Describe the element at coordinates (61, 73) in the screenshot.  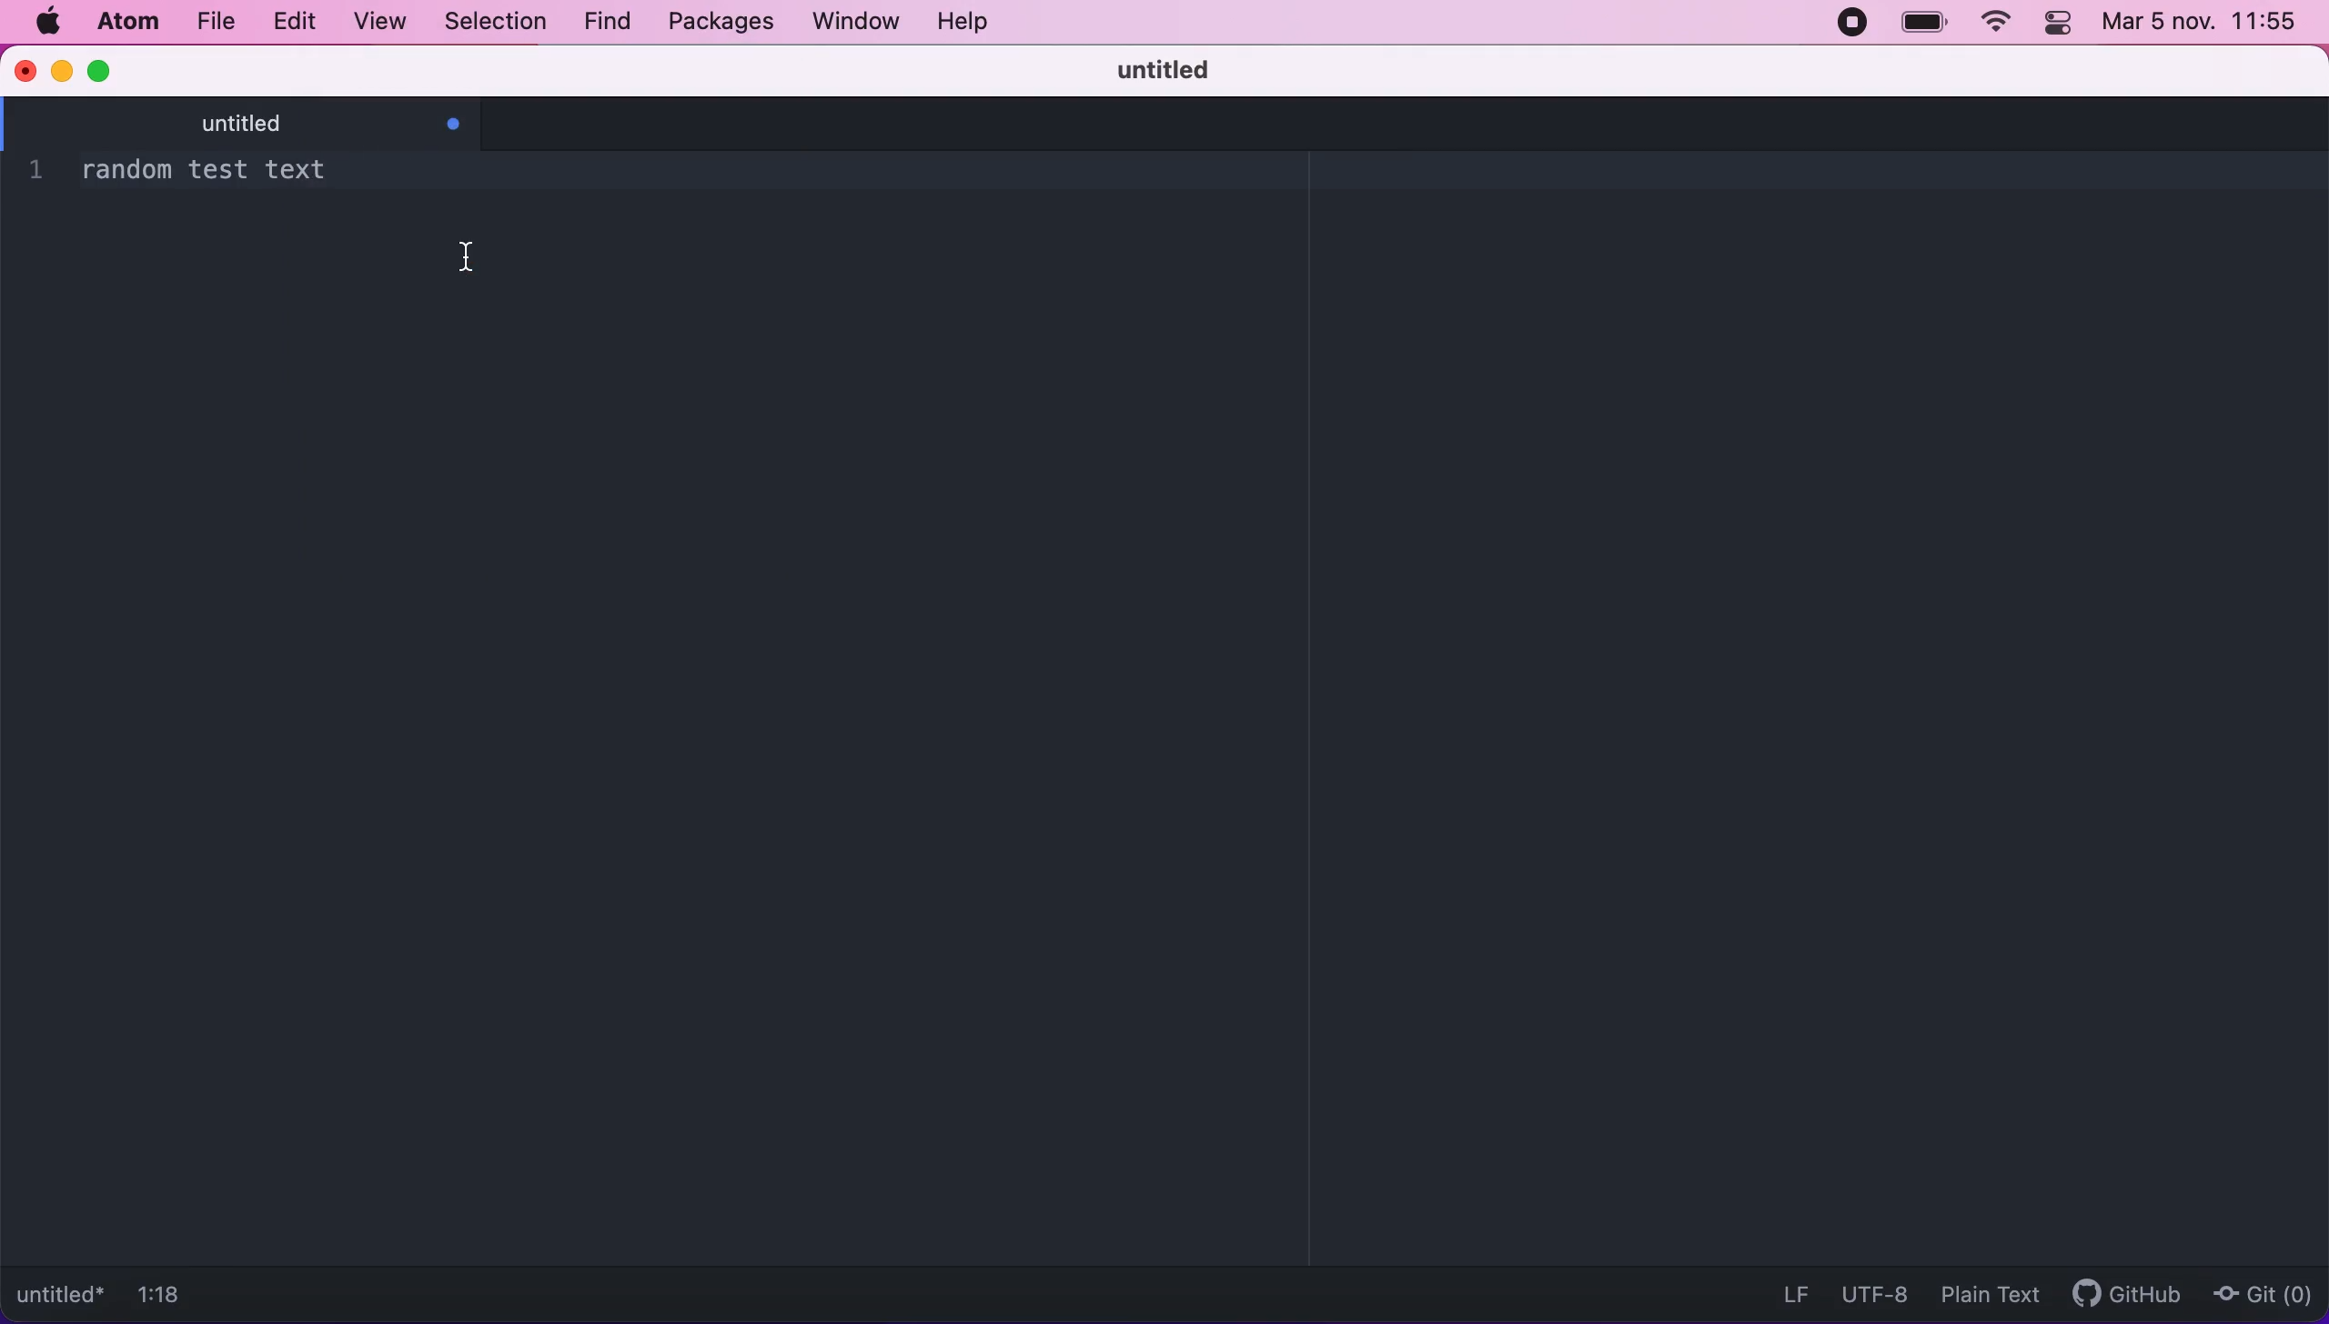
I see `minimize` at that location.